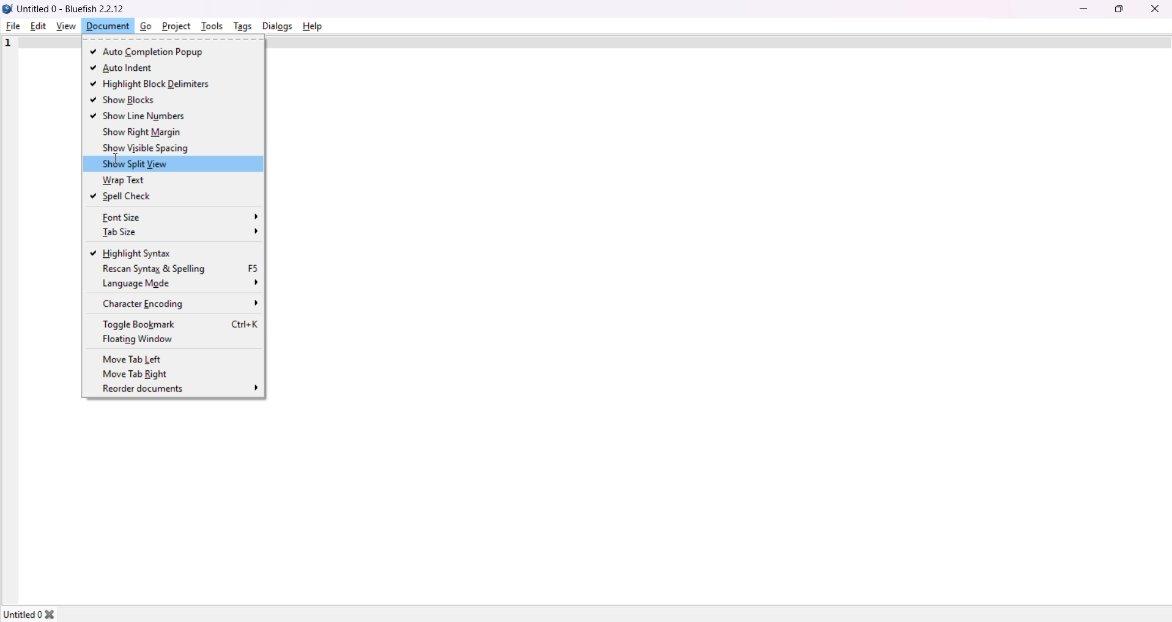 Image resolution: width=1172 pixels, height=622 pixels. Describe the element at coordinates (153, 53) in the screenshot. I see `auto completion popup` at that location.